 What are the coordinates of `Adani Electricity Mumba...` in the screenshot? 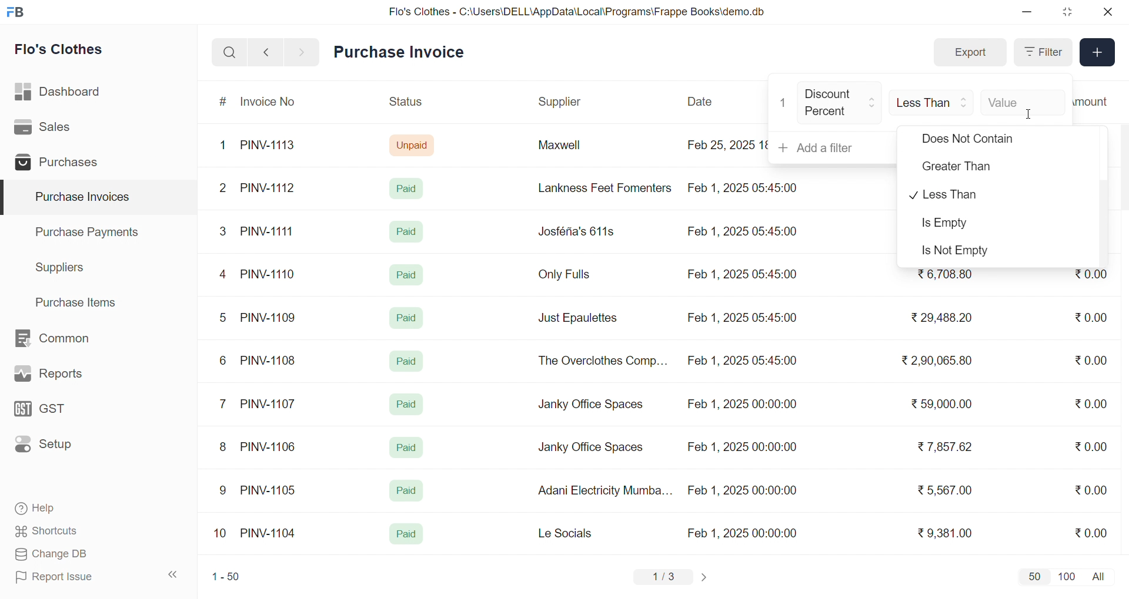 It's located at (606, 491).